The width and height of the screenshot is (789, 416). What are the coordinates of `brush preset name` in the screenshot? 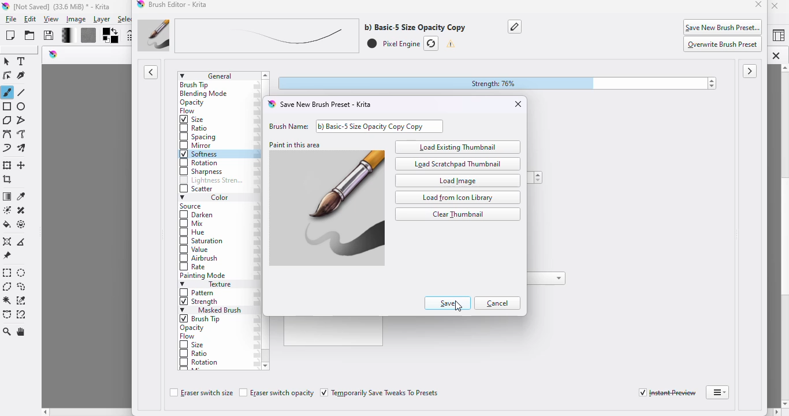 It's located at (302, 36).